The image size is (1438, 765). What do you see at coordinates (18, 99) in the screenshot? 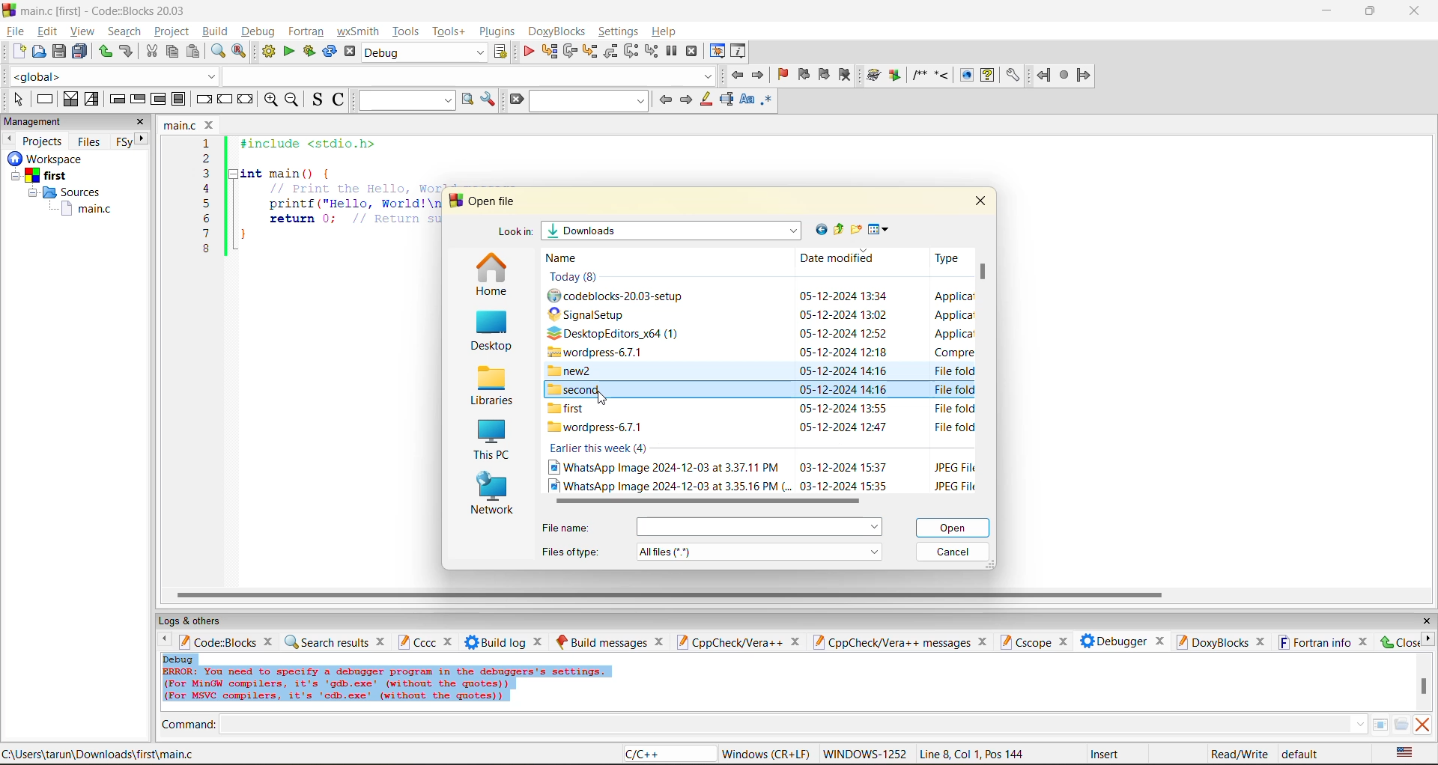
I see `select` at bounding box center [18, 99].